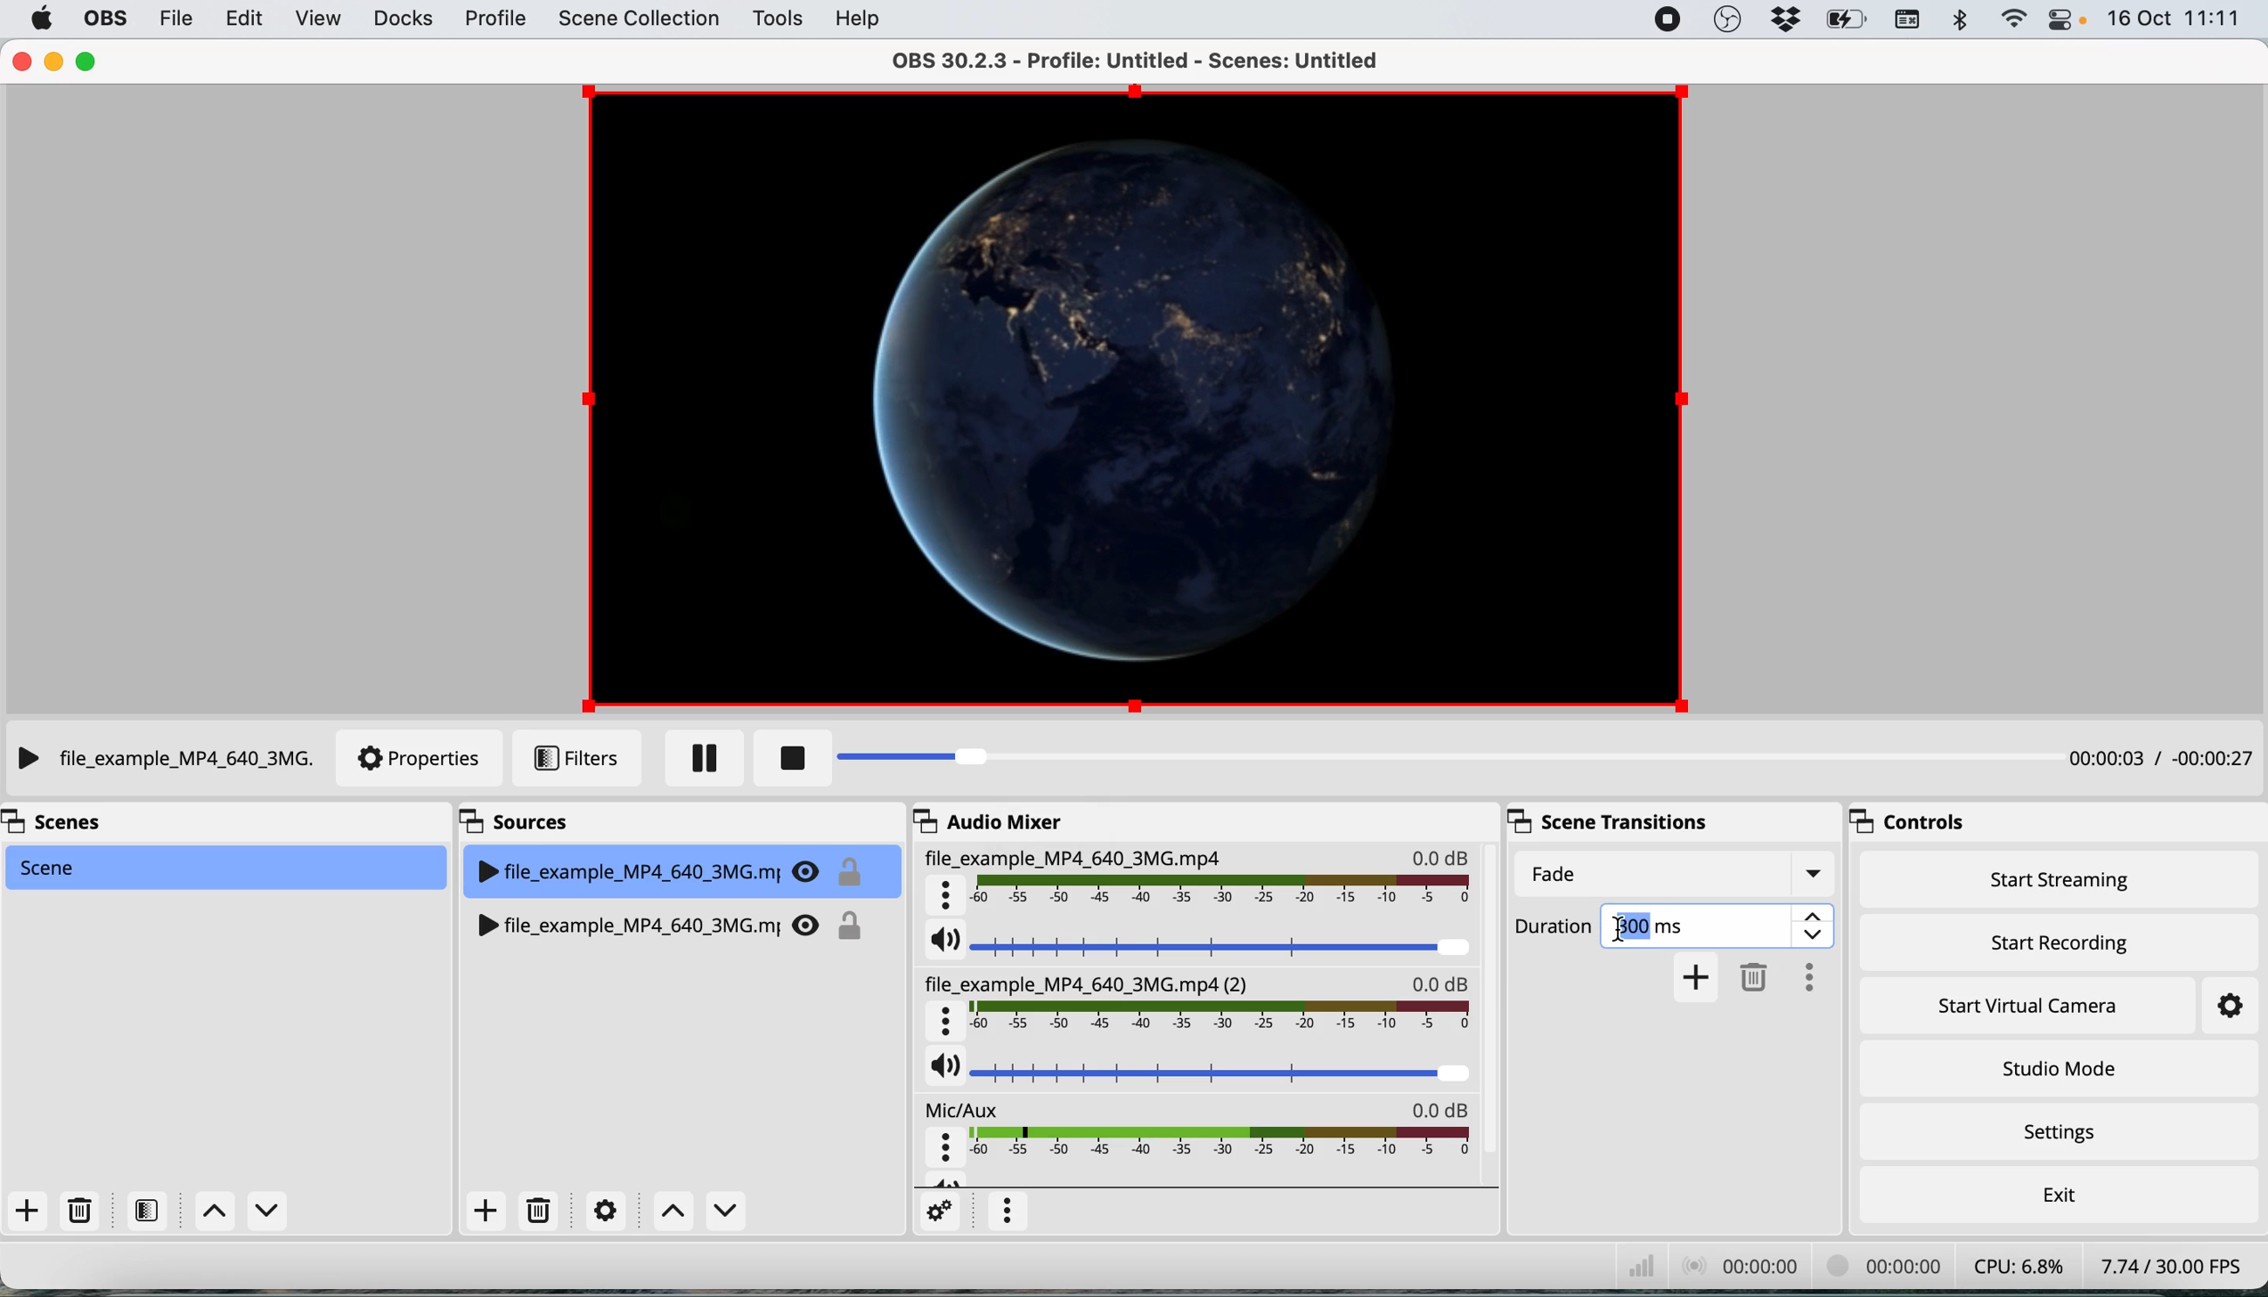 The width and height of the screenshot is (2268, 1297). What do you see at coordinates (241, 1210) in the screenshot?
I see `switch between scenes` at bounding box center [241, 1210].